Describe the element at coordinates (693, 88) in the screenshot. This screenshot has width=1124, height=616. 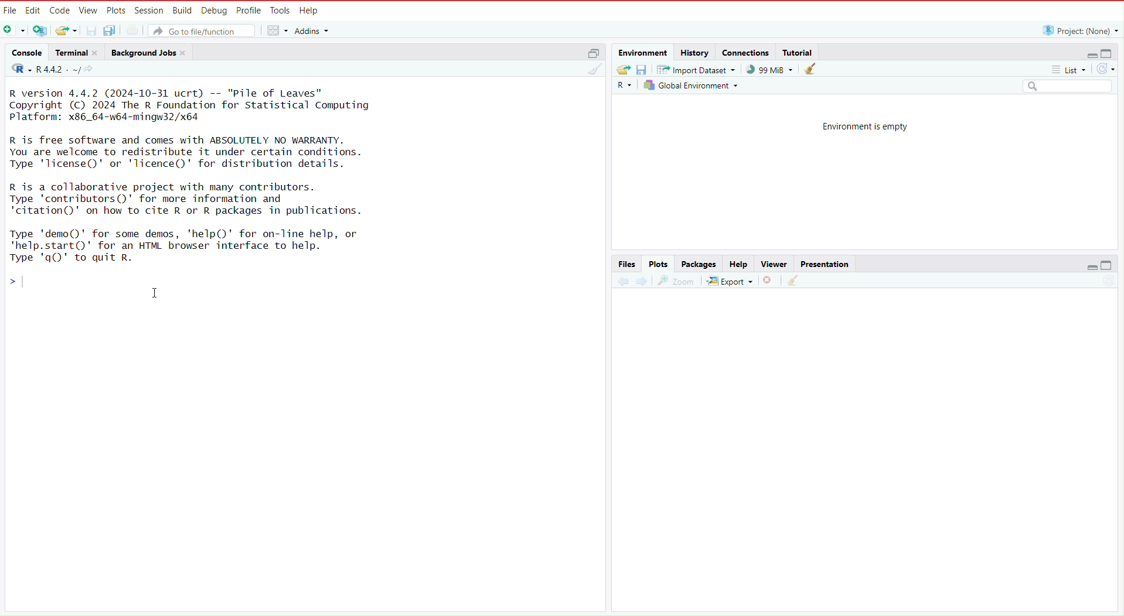
I see `global environment` at that location.